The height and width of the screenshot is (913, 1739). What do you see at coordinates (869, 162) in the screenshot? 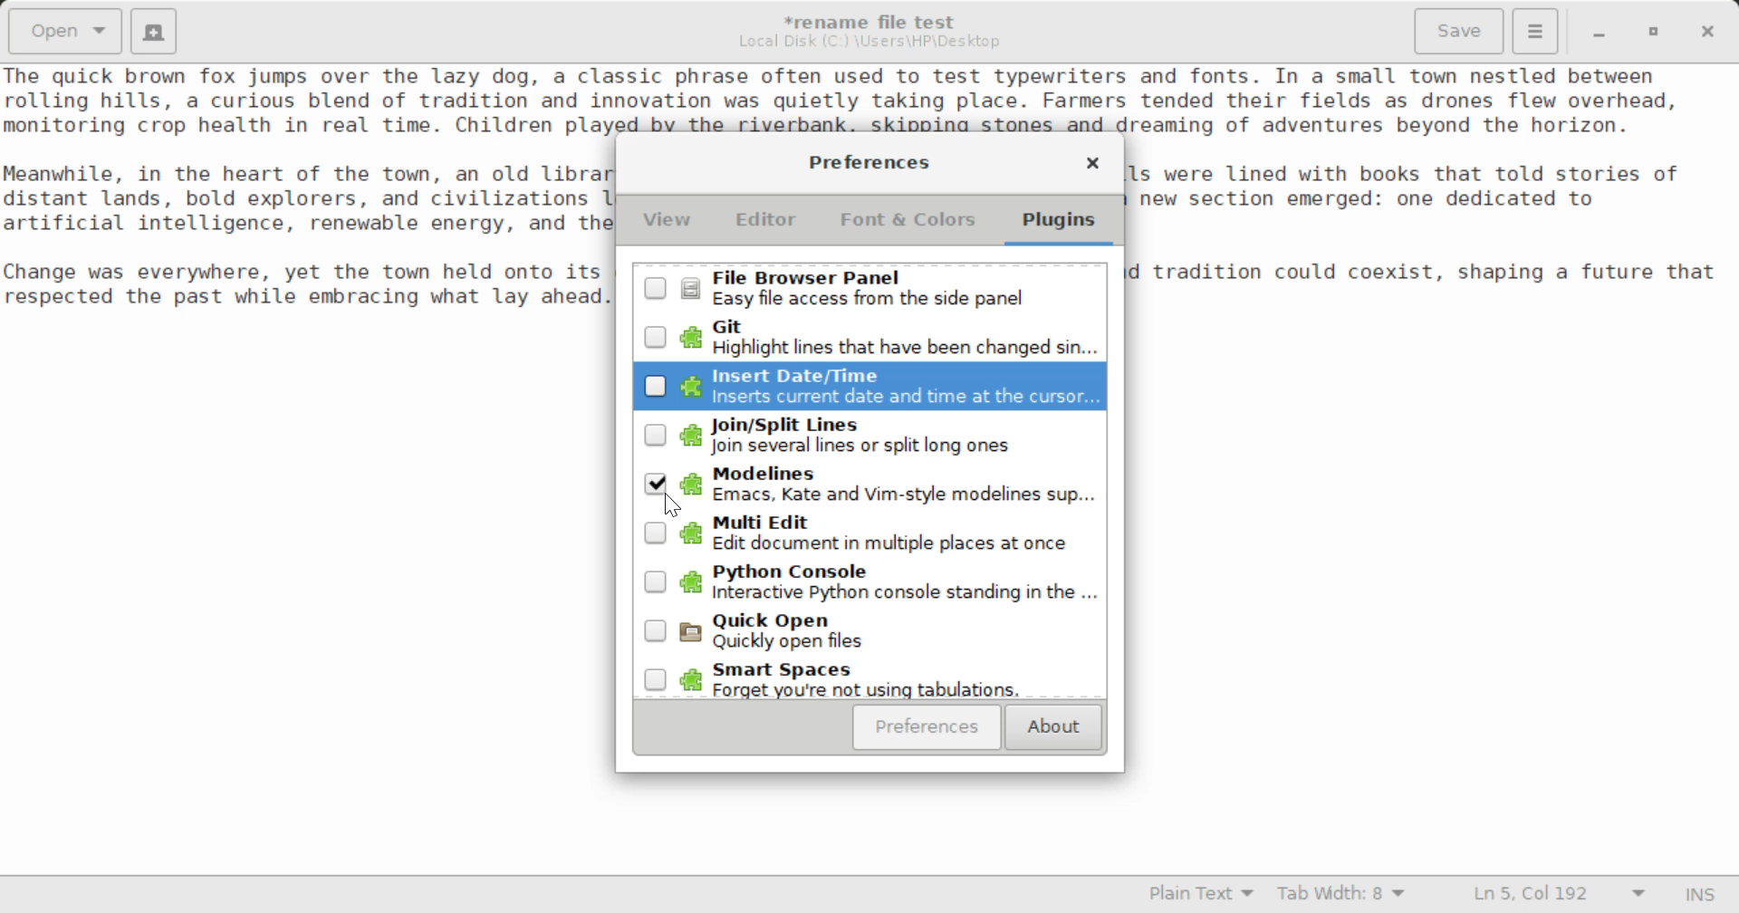
I see `Preferences Setting Window Heading` at bounding box center [869, 162].